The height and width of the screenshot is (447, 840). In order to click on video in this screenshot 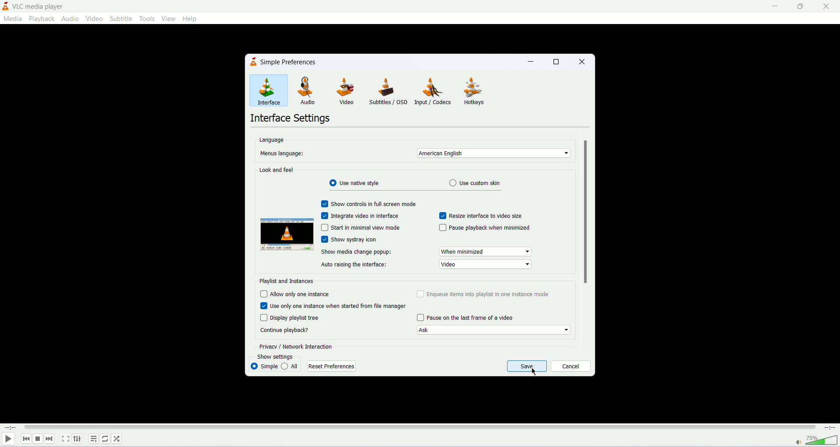, I will do `click(348, 91)`.